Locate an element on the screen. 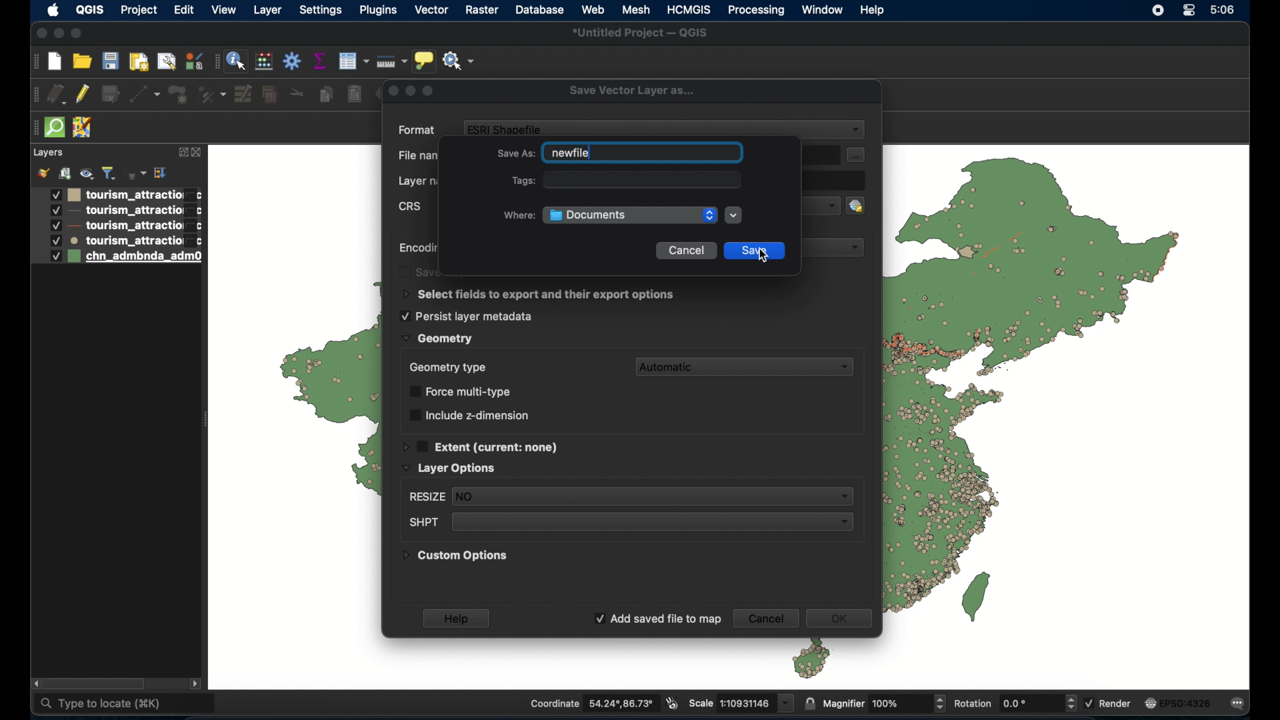 This screenshot has height=720, width=1280. cancel is located at coordinates (685, 251).